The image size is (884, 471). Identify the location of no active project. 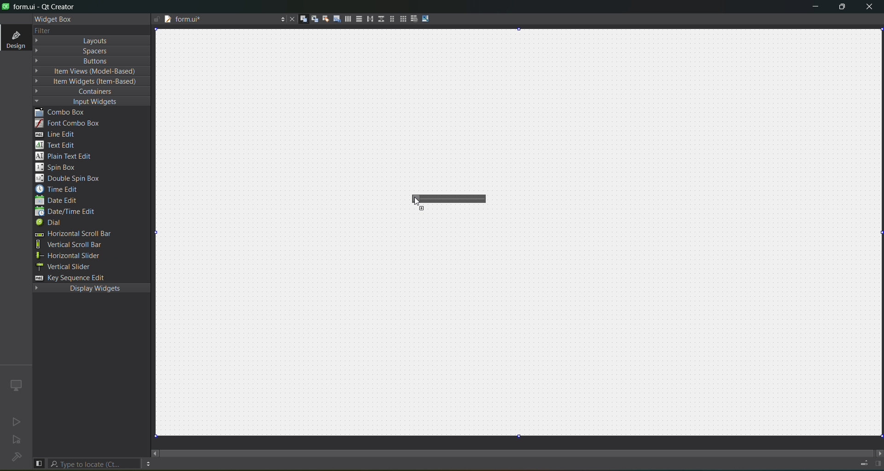
(17, 440).